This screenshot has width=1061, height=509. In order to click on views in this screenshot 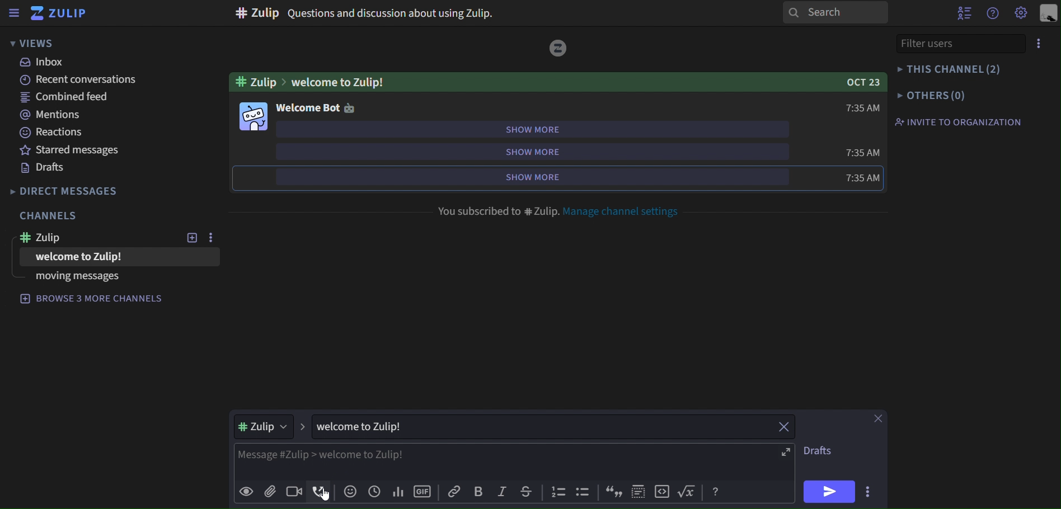, I will do `click(32, 43)`.